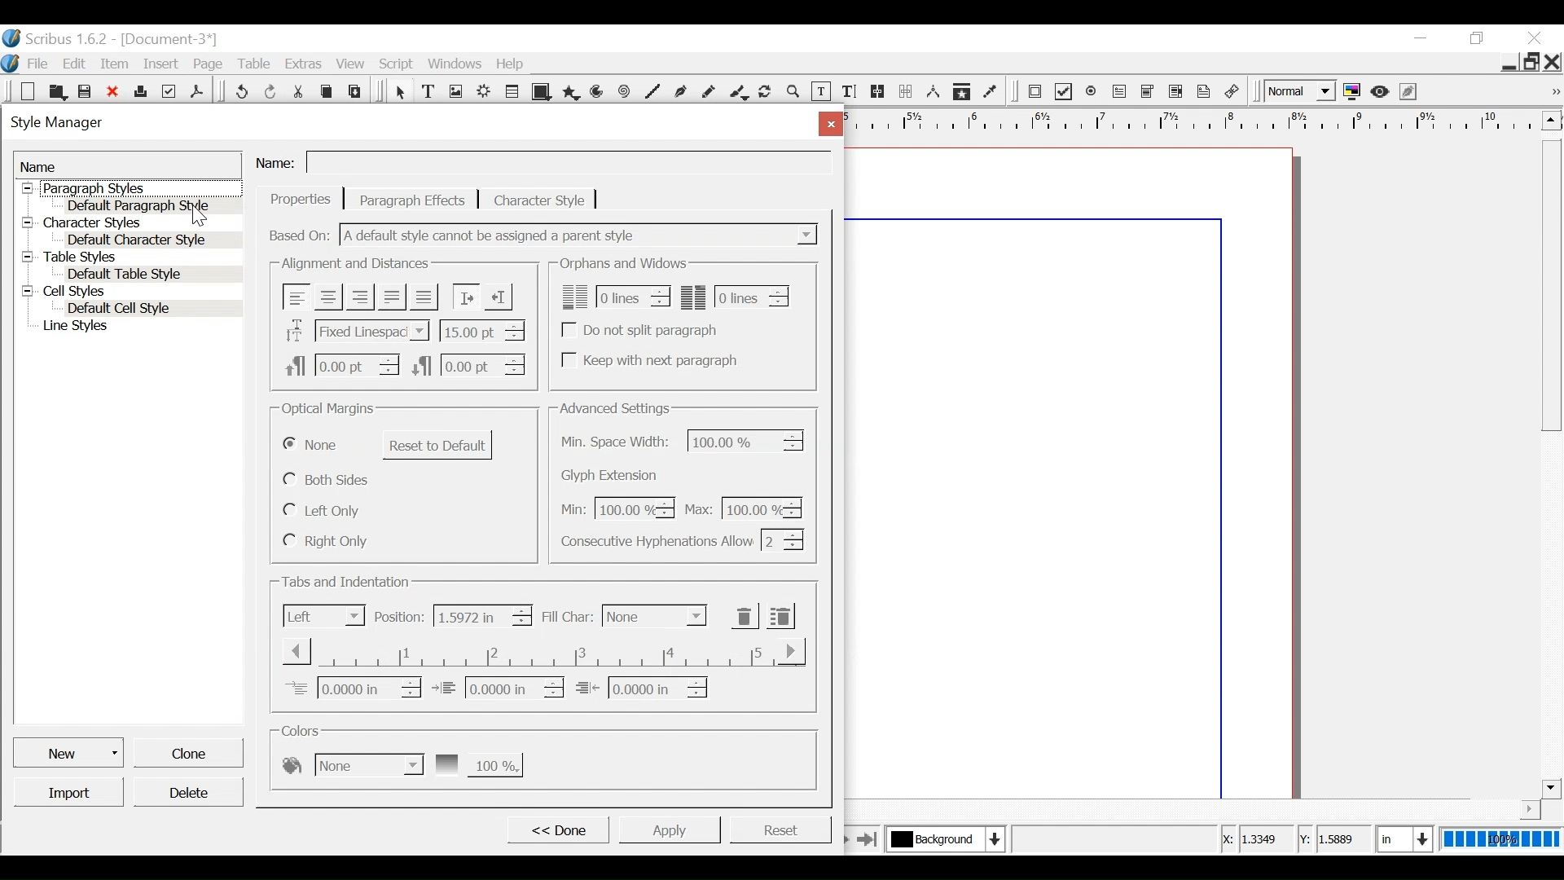  I want to click on Close, so click(1537, 38).